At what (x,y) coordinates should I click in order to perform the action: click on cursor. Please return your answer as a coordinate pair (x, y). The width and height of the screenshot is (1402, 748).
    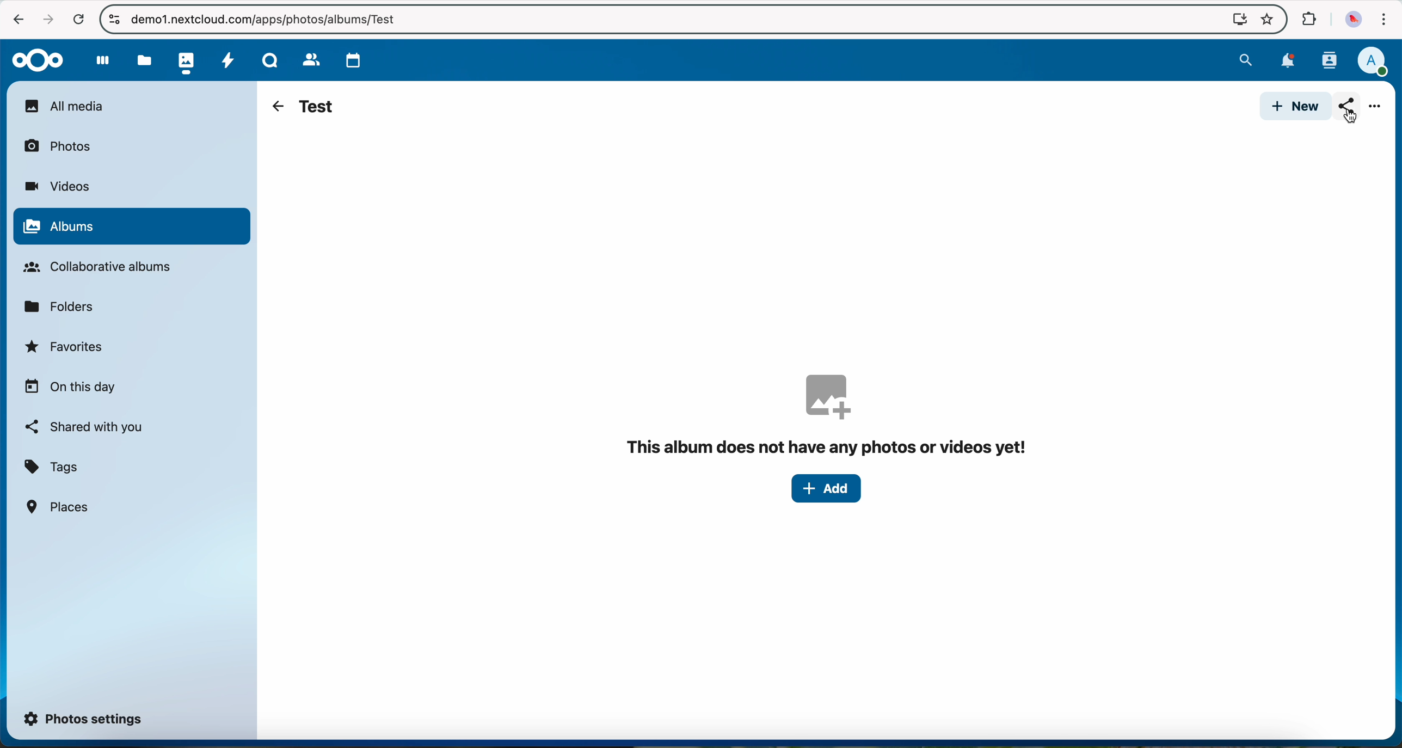
    Looking at the image, I should click on (1349, 117).